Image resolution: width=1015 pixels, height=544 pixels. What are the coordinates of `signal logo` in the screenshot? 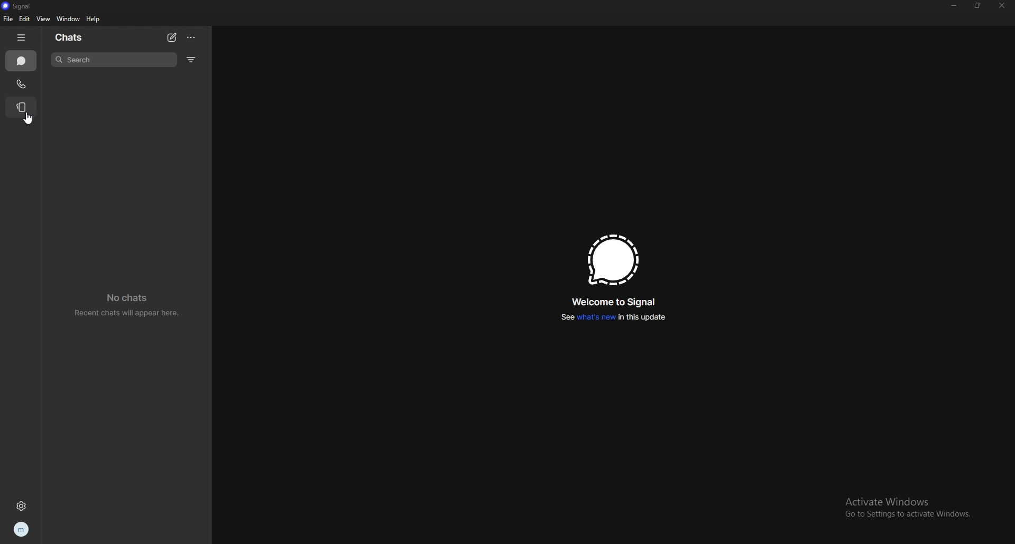 It's located at (611, 260).